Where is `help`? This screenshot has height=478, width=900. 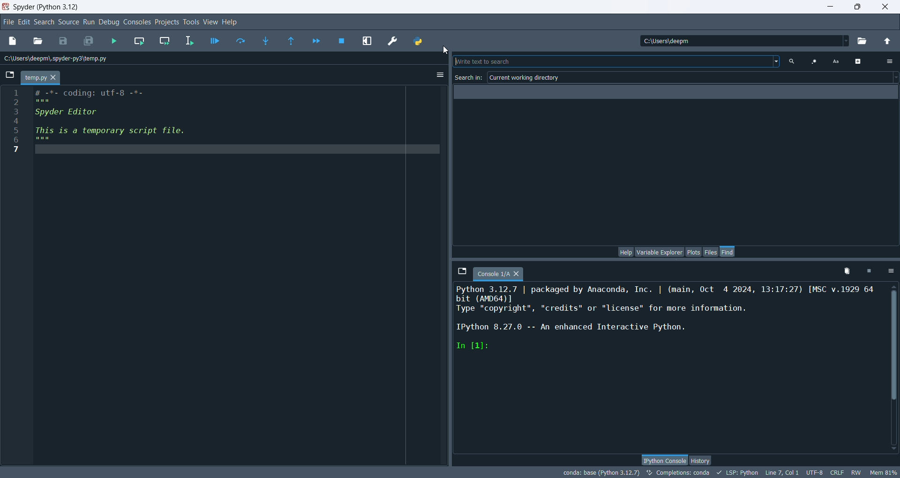
help is located at coordinates (231, 22).